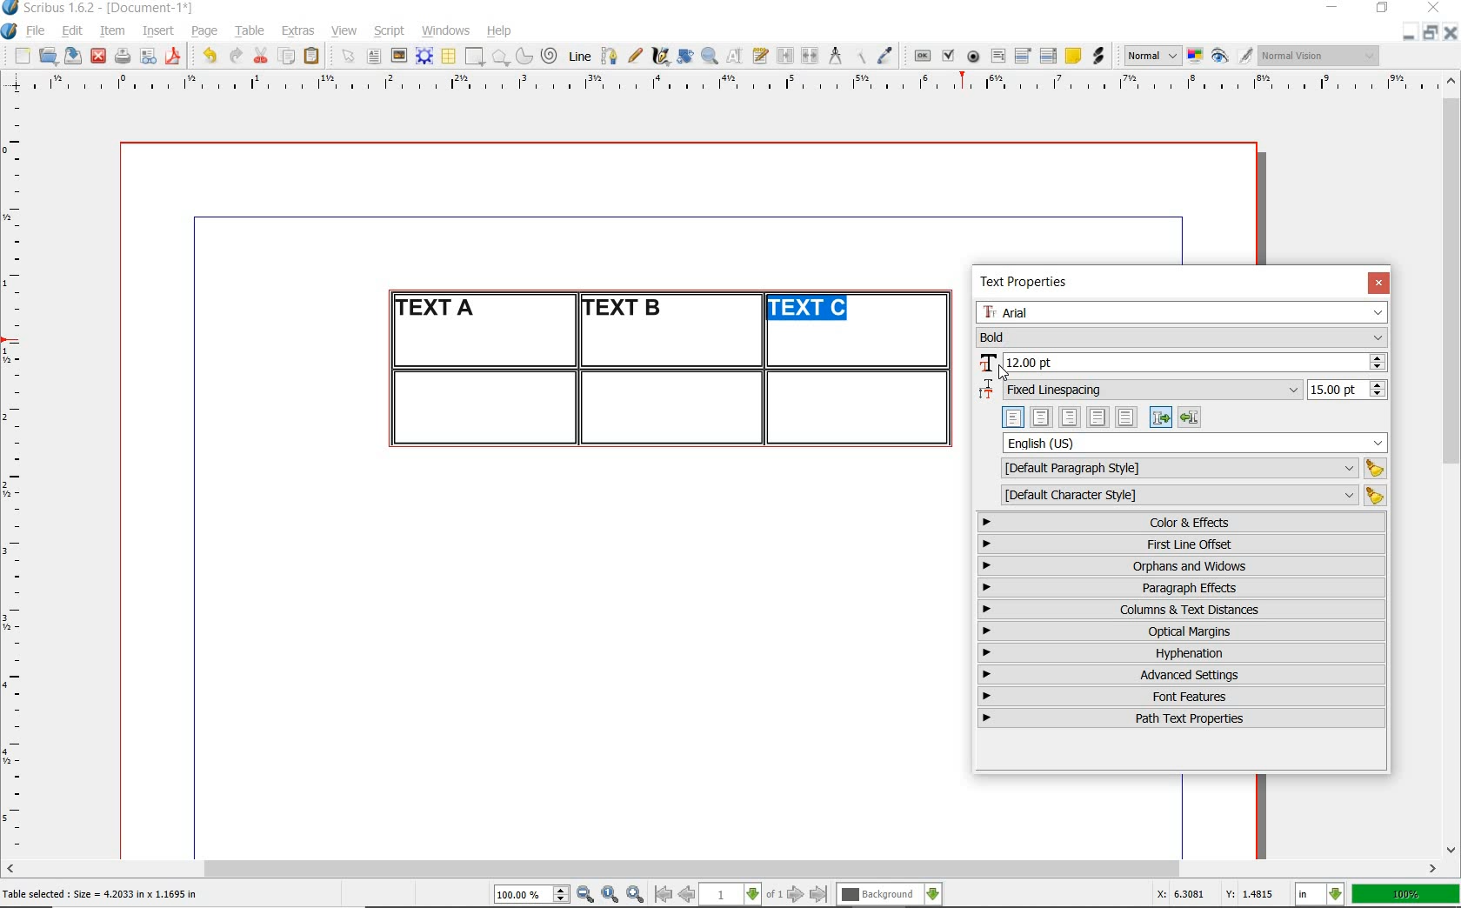 The image size is (1461, 908). What do you see at coordinates (524, 56) in the screenshot?
I see `arc` at bounding box center [524, 56].